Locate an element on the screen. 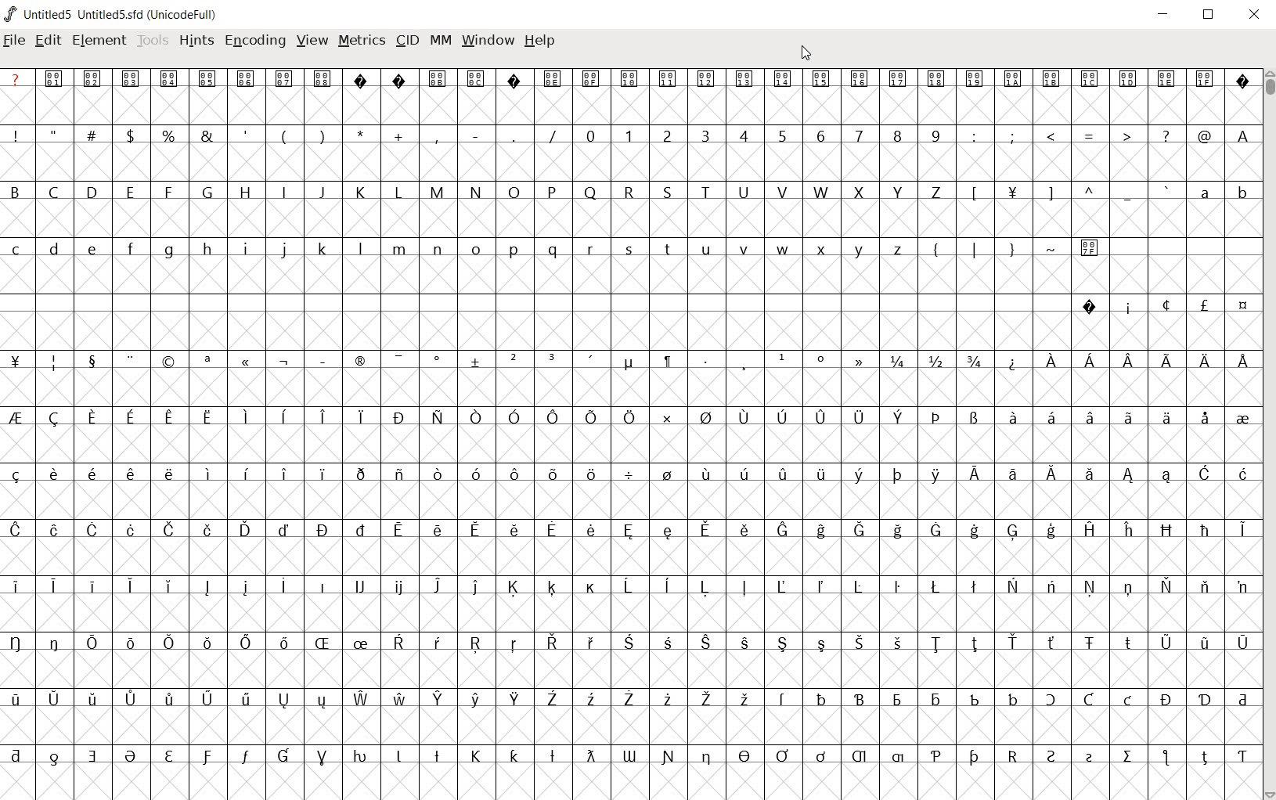  Symbol is located at coordinates (283, 416).